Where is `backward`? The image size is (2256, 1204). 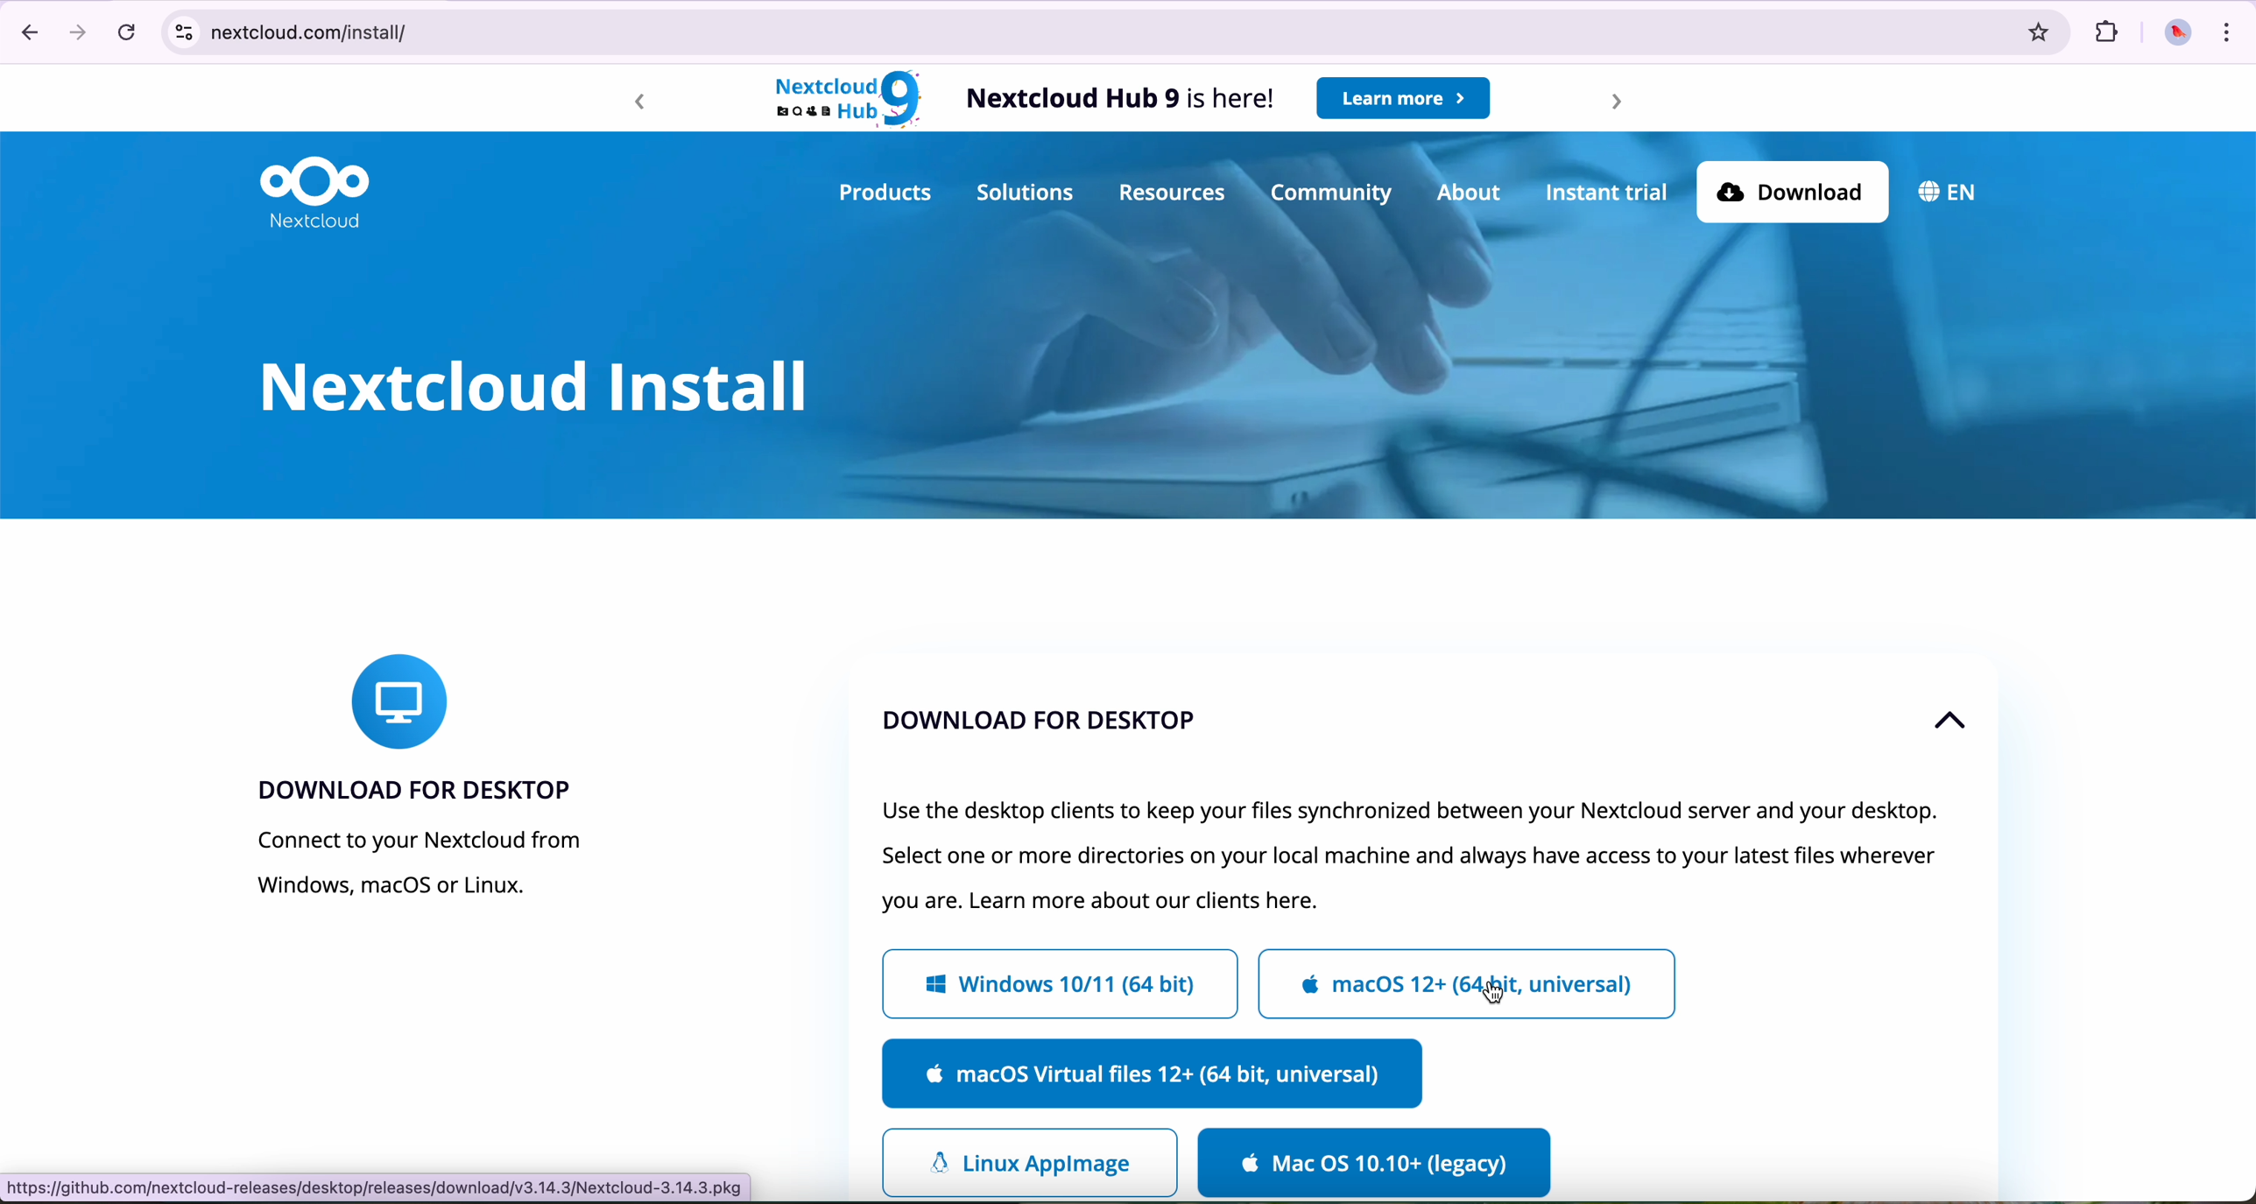 backward is located at coordinates (631, 102).